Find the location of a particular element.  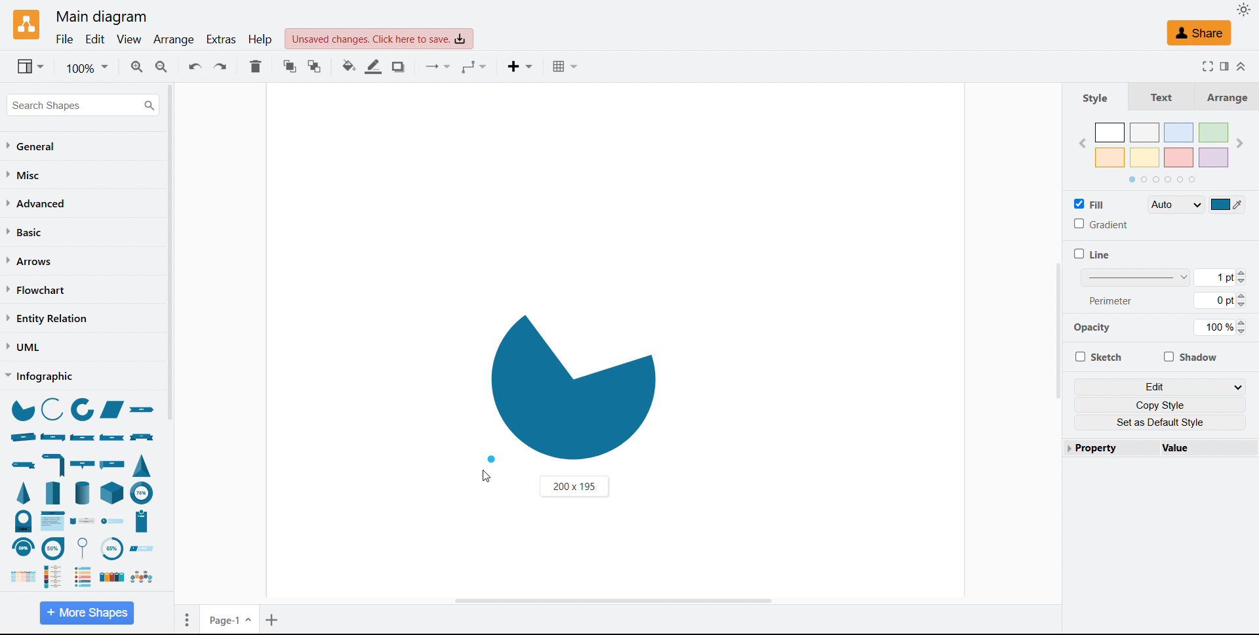

ribbon back fold is located at coordinates (113, 436).